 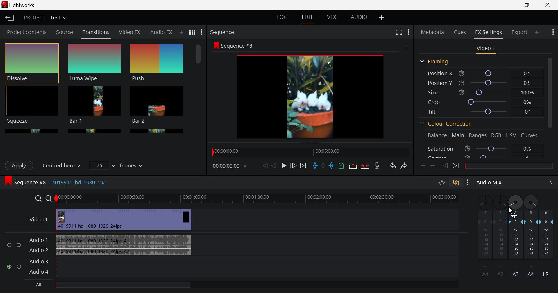 I want to click on Bar 1, so click(x=157, y=105).